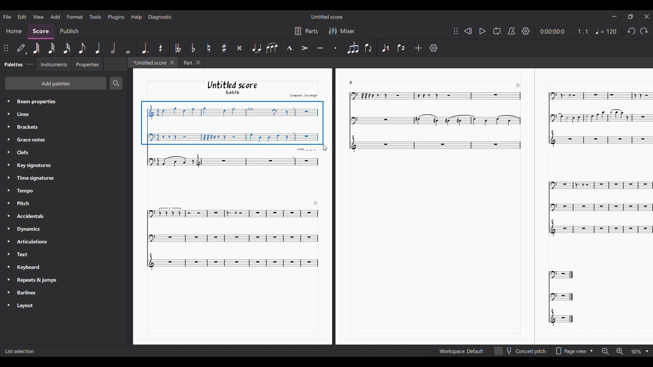 The image size is (653, 367). Describe the element at coordinates (352, 48) in the screenshot. I see `Tuplet` at that location.